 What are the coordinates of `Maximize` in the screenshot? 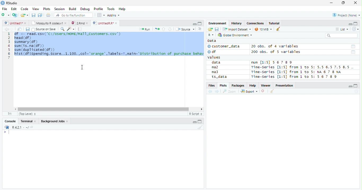 It's located at (356, 24).